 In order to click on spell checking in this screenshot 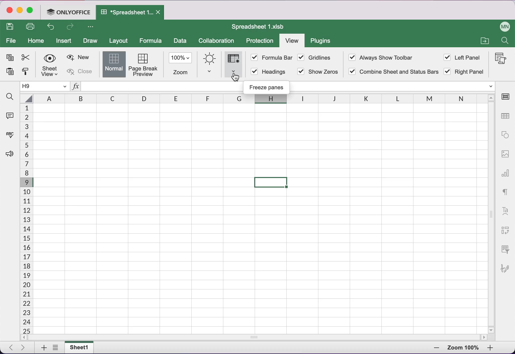, I will do `click(11, 134)`.